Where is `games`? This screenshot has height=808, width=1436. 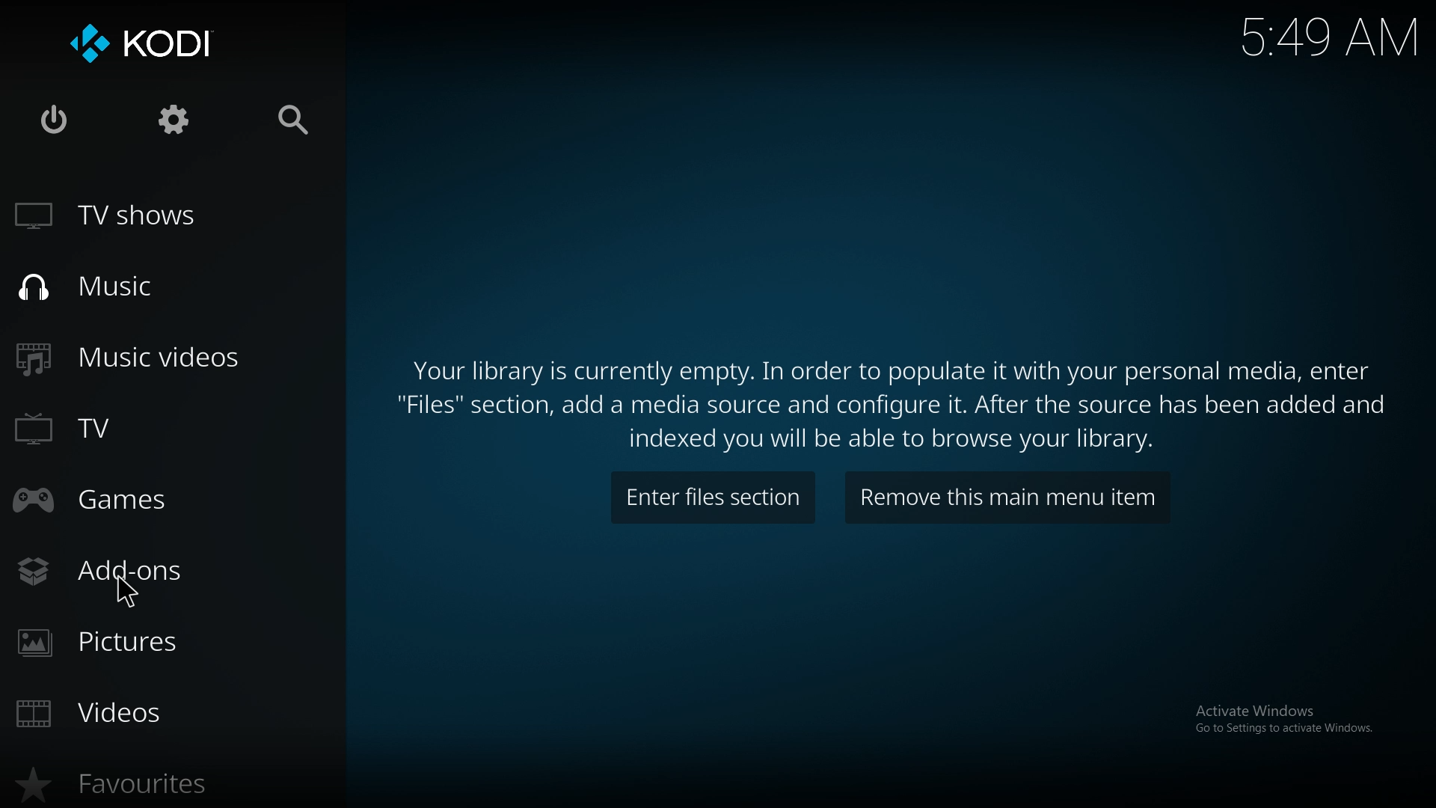 games is located at coordinates (108, 501).